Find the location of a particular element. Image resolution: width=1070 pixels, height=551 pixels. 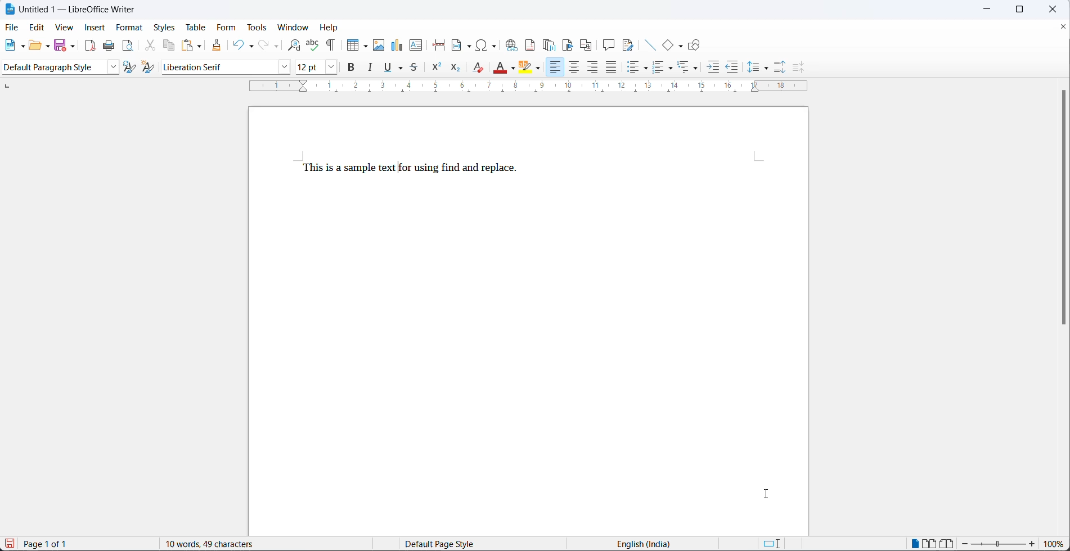

insert hyperlink is located at coordinates (512, 45).